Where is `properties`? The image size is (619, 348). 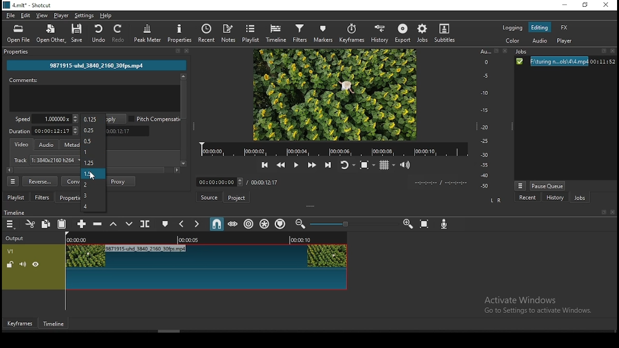 properties is located at coordinates (68, 197).